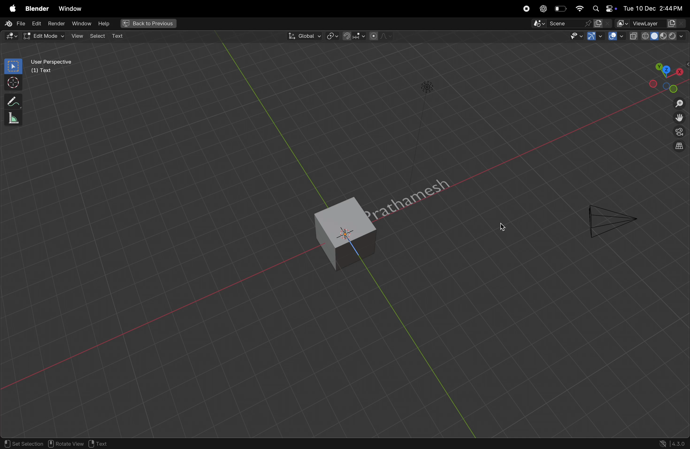 The height and width of the screenshot is (449, 690). I want to click on proportional editing objects, so click(381, 37).